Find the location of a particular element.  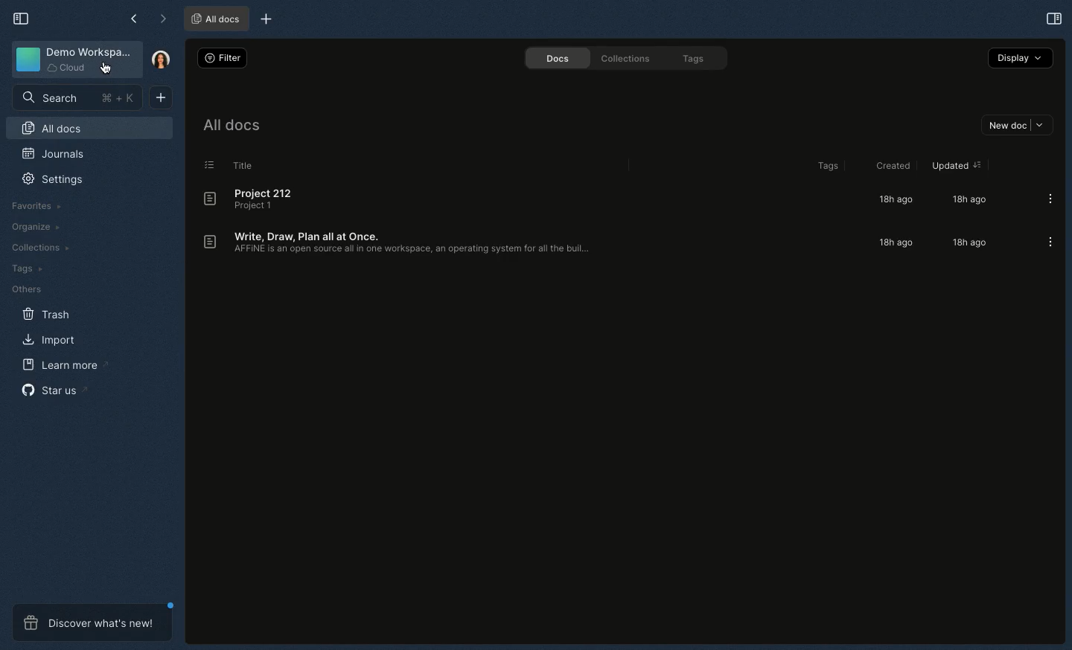

cursor is located at coordinates (106, 68).